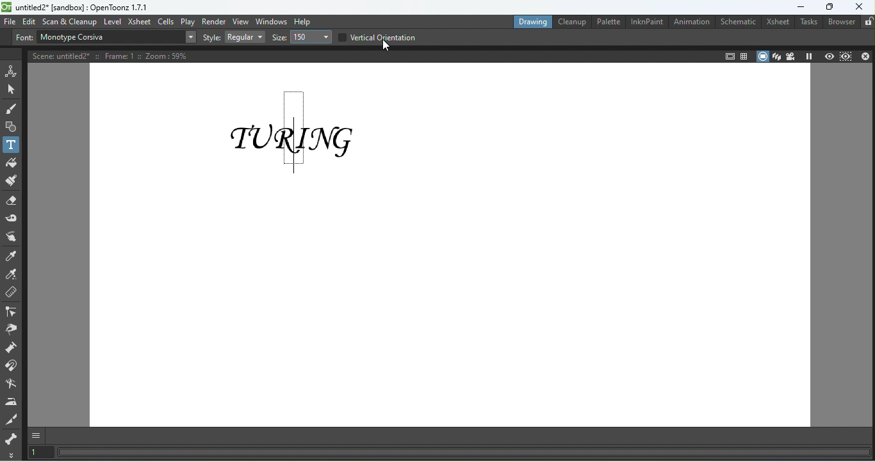 Image resolution: width=875 pixels, height=462 pixels. What do you see at coordinates (794, 6) in the screenshot?
I see `Minimize` at bounding box center [794, 6].